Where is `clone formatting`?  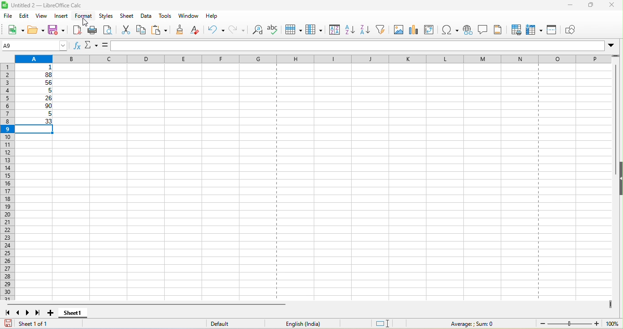 clone formatting is located at coordinates (181, 30).